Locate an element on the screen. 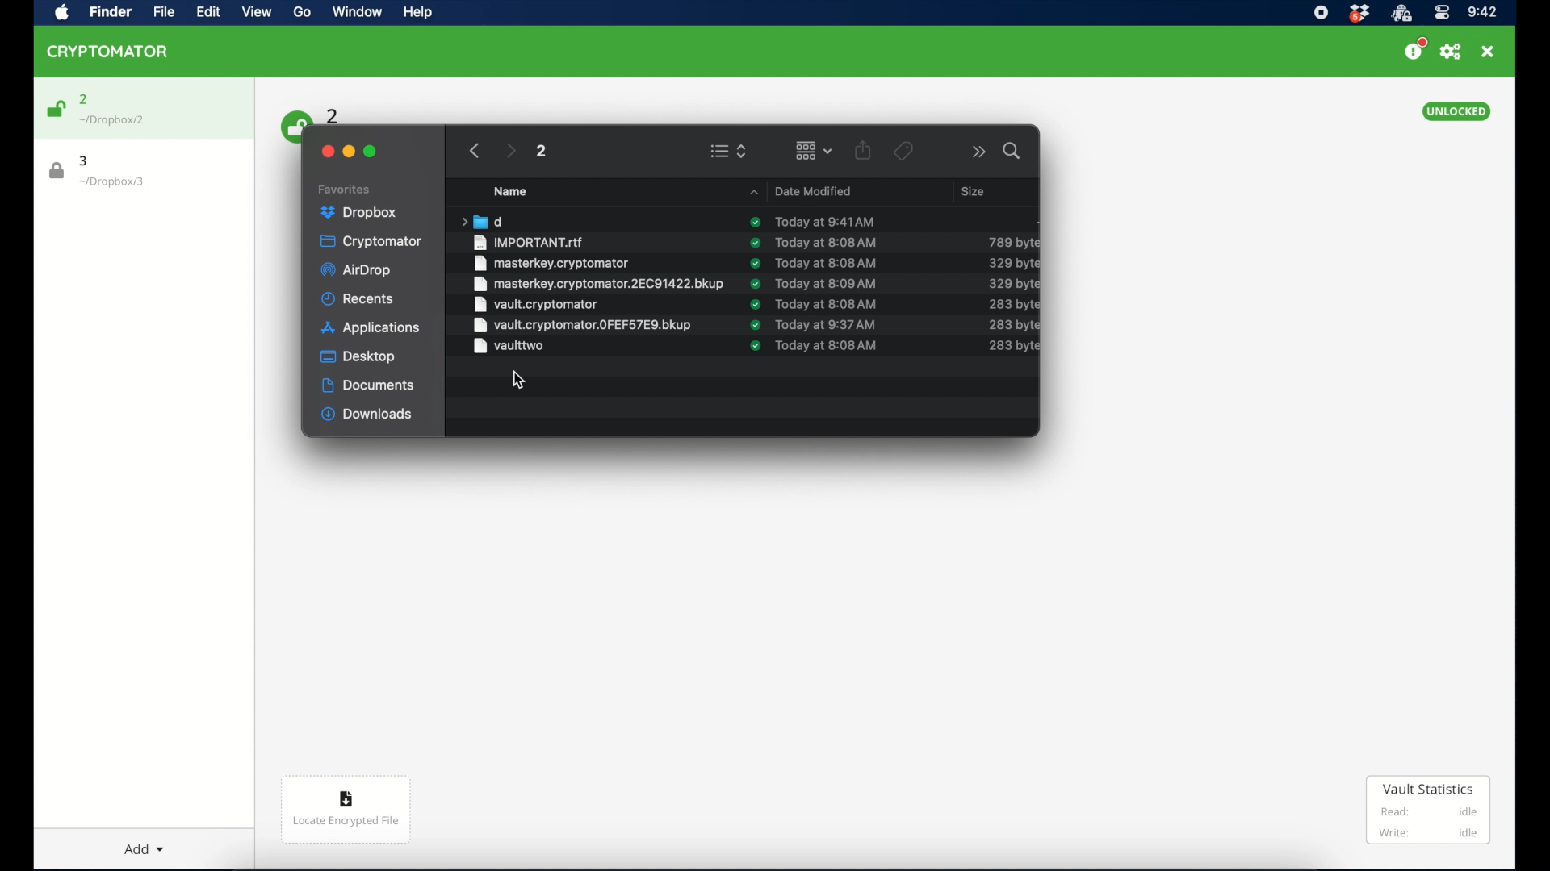  size is located at coordinates (1013, 263).